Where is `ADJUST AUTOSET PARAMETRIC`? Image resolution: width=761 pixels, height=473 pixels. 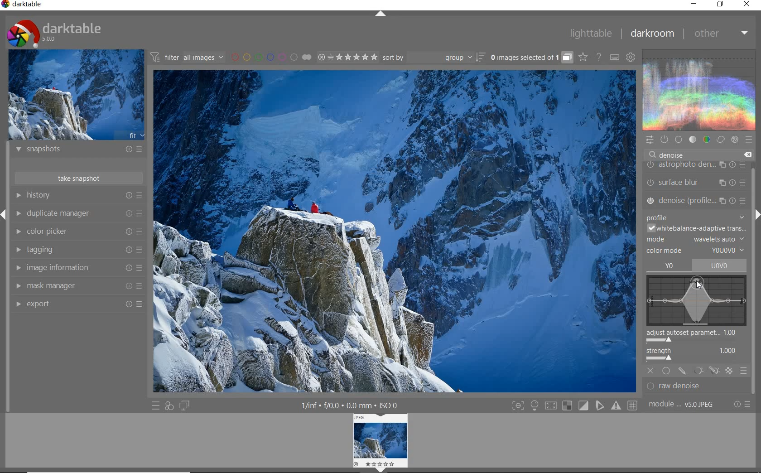 ADJUST AUTOSET PARAMETRIC is located at coordinates (696, 337).